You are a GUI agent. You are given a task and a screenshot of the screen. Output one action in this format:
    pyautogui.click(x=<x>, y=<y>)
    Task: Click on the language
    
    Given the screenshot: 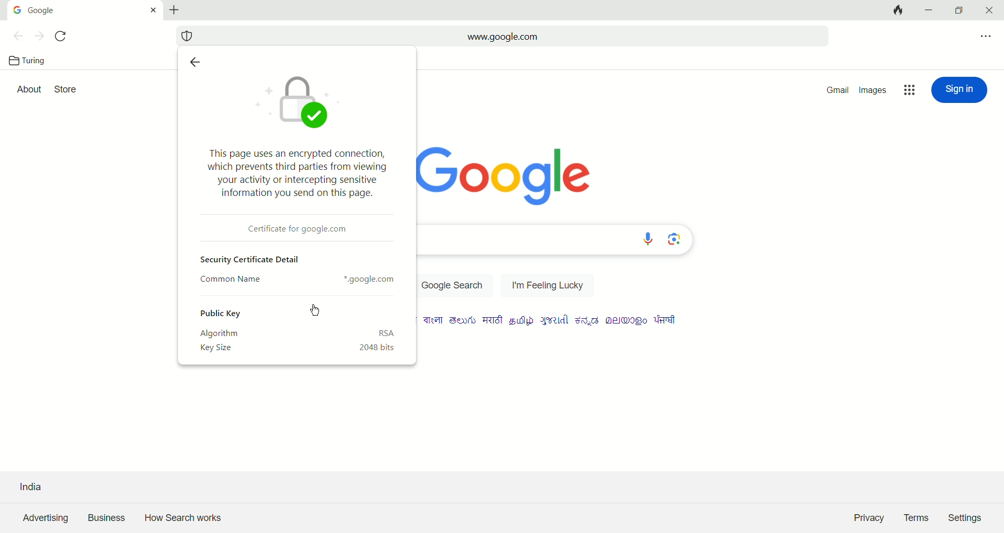 What is the action you would take?
    pyautogui.click(x=666, y=319)
    